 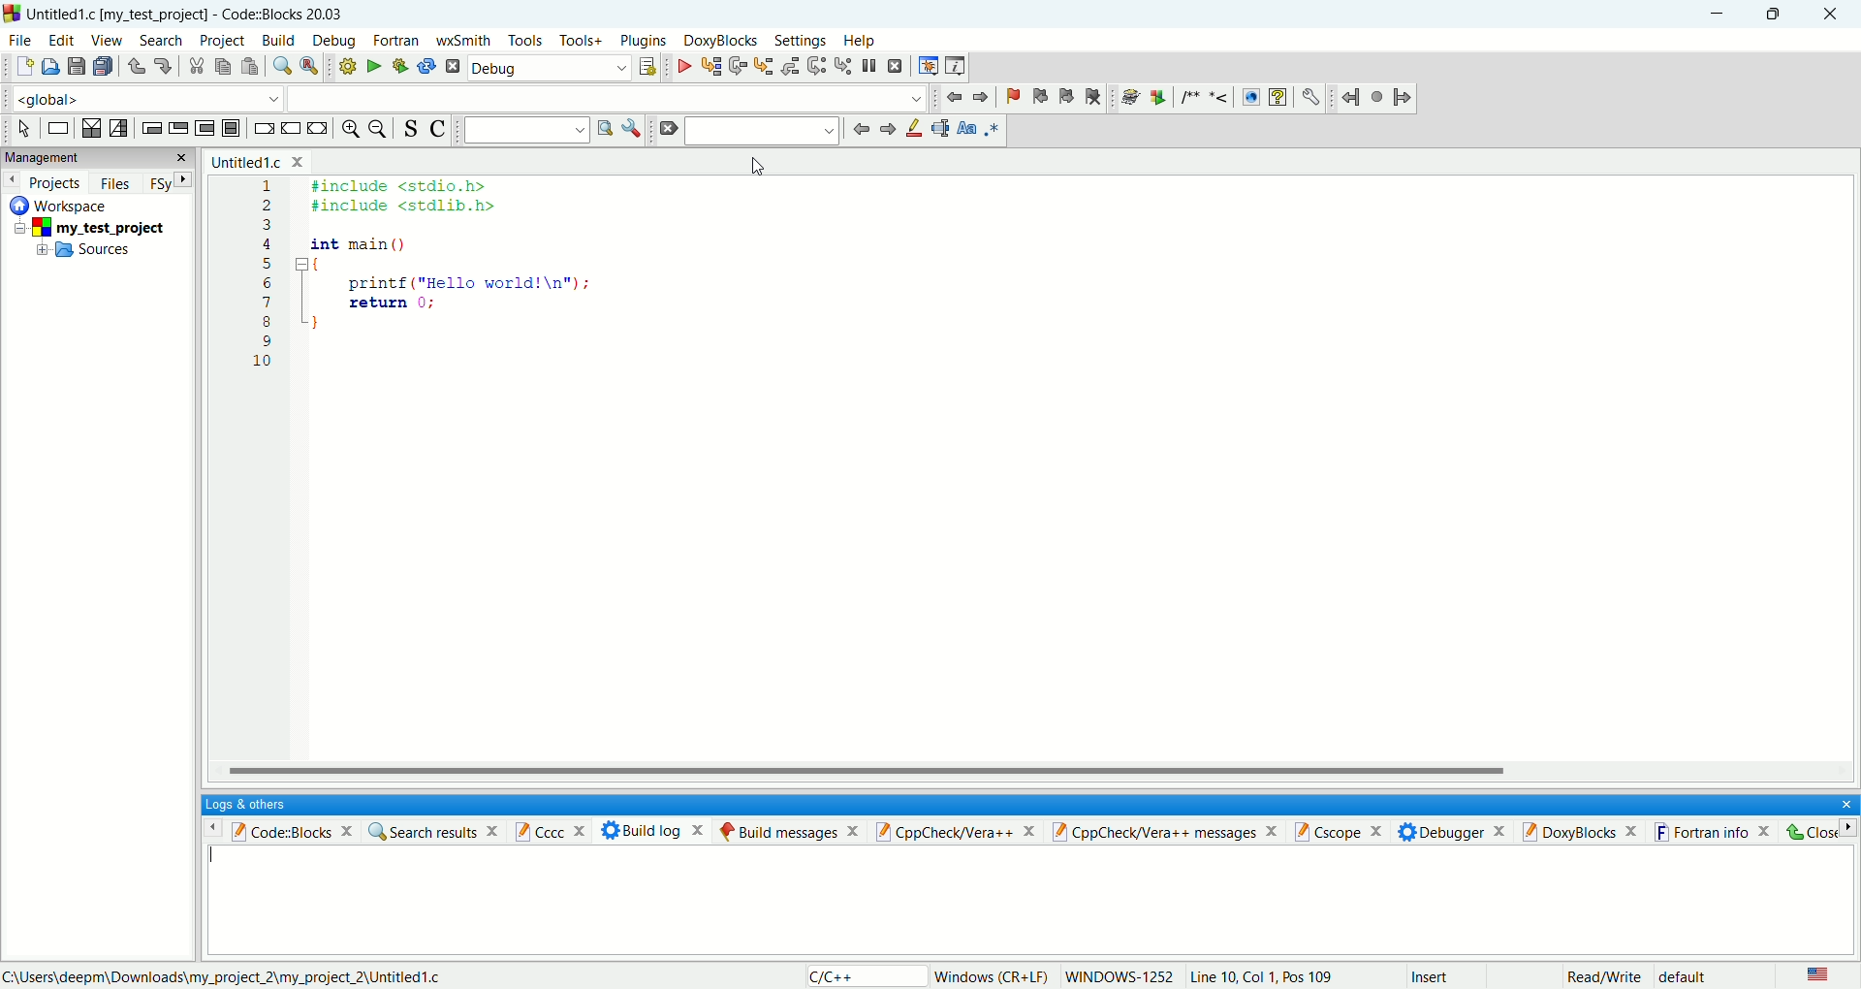 What do you see at coordinates (609, 97) in the screenshot?
I see `blank space` at bounding box center [609, 97].